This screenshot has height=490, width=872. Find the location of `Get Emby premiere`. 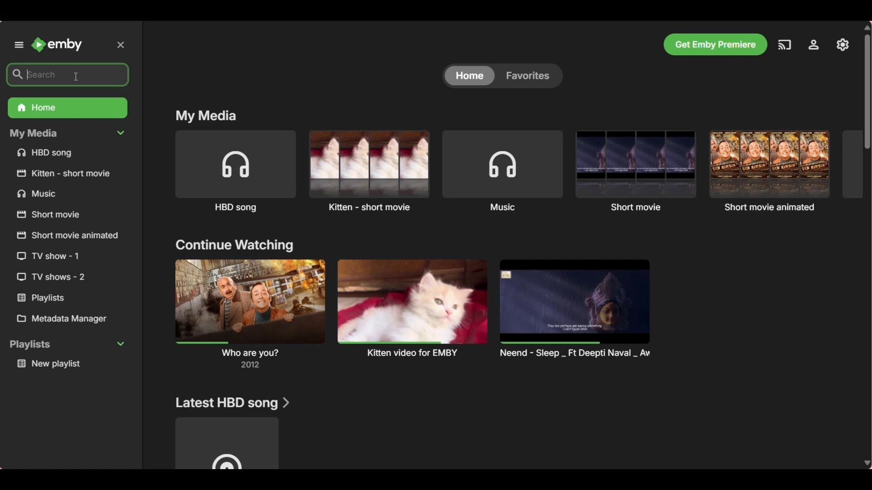

Get Emby premiere is located at coordinates (715, 44).